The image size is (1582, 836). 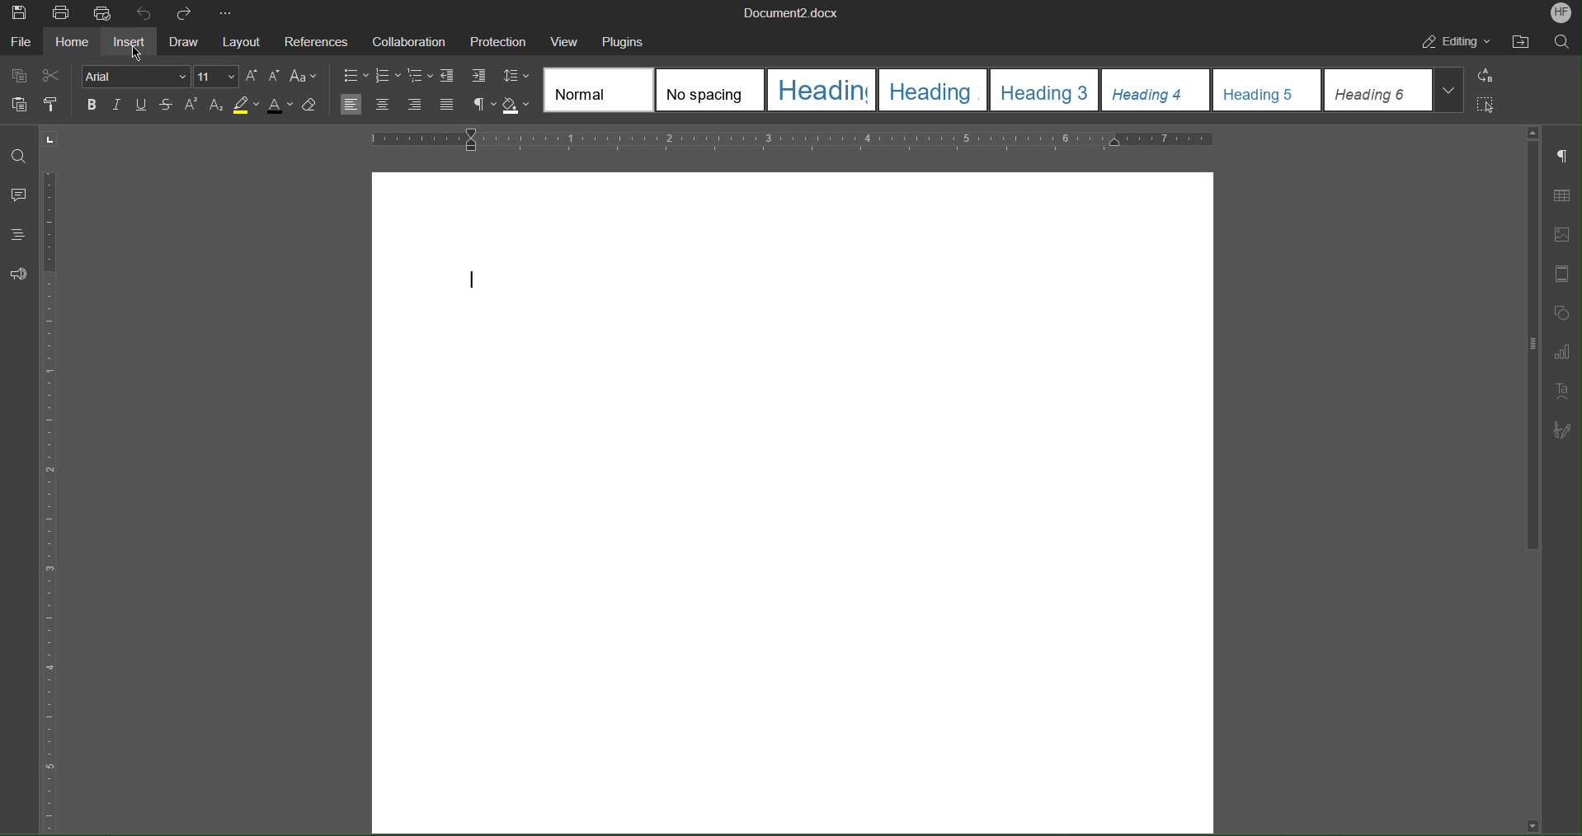 I want to click on File, so click(x=21, y=40).